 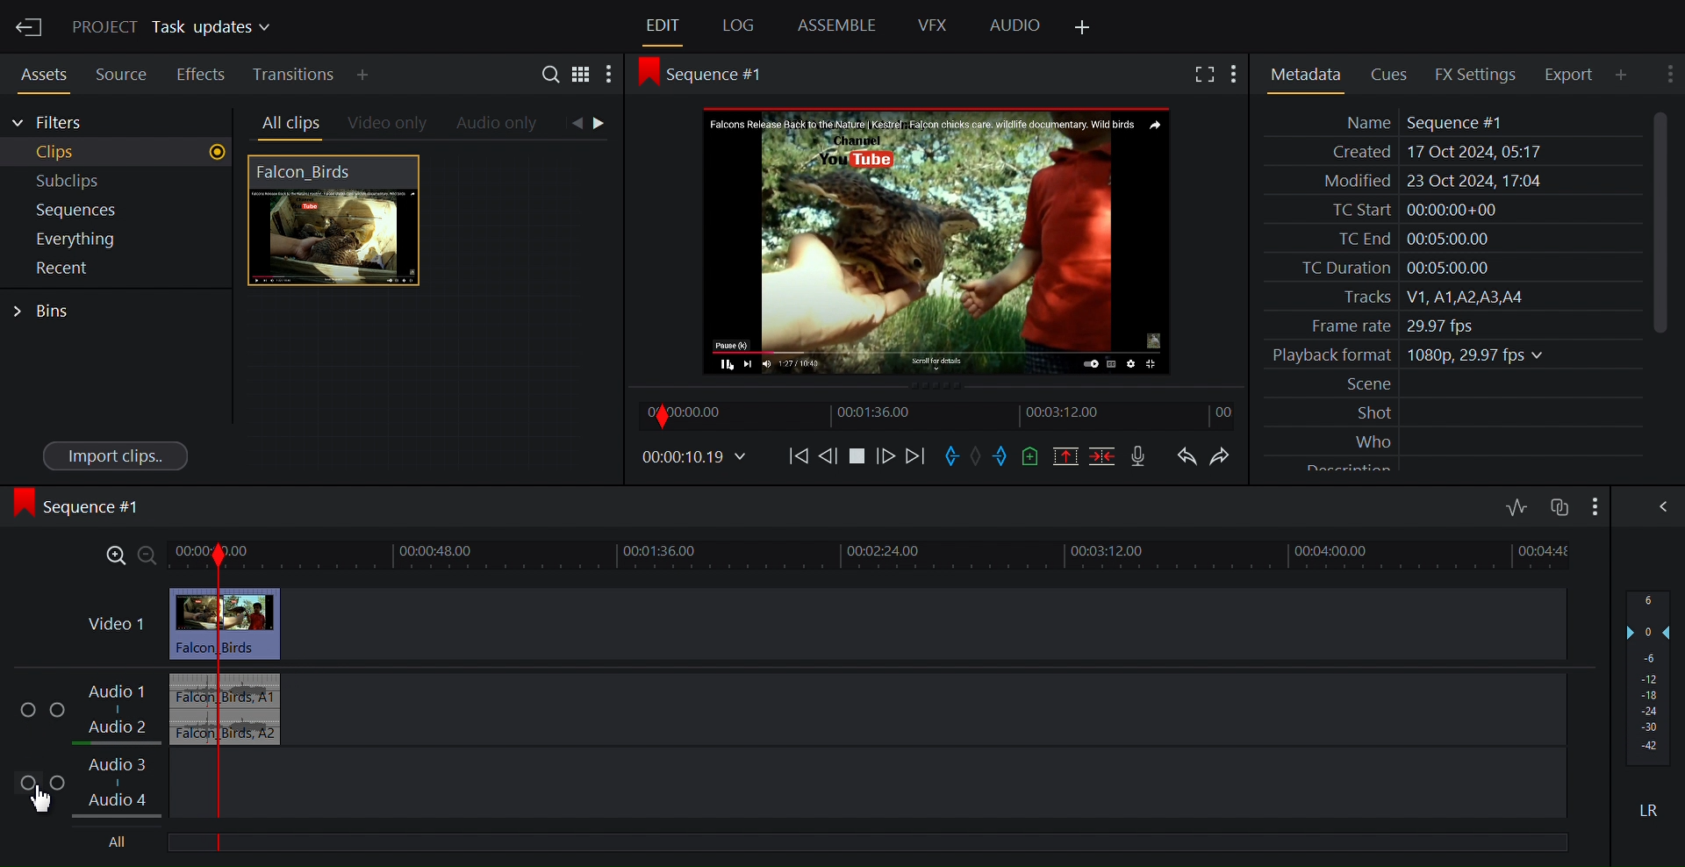 What do you see at coordinates (692, 457) in the screenshot?
I see `Timecodes and reels` at bounding box center [692, 457].